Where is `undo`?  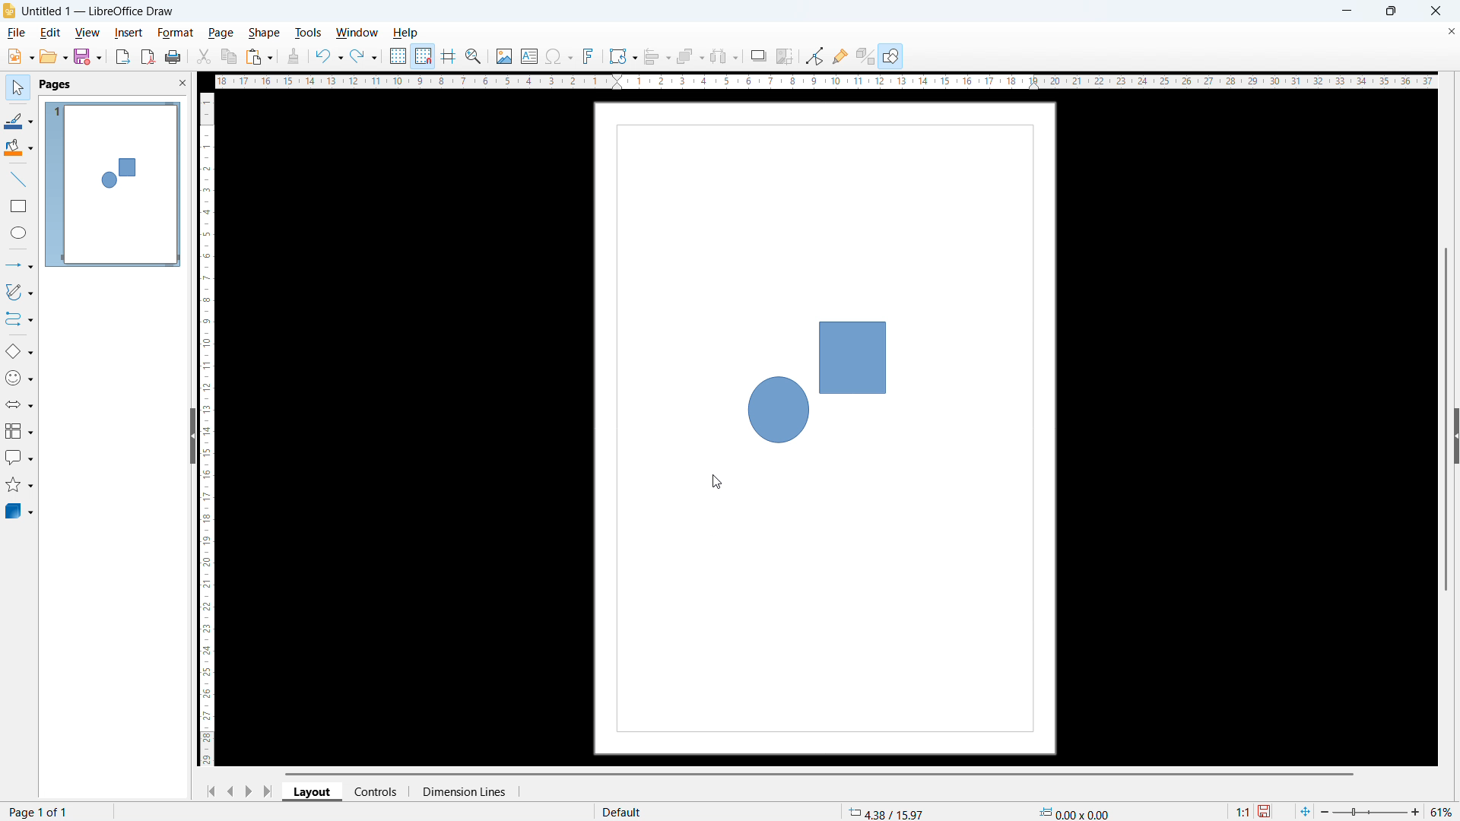 undo is located at coordinates (328, 57).